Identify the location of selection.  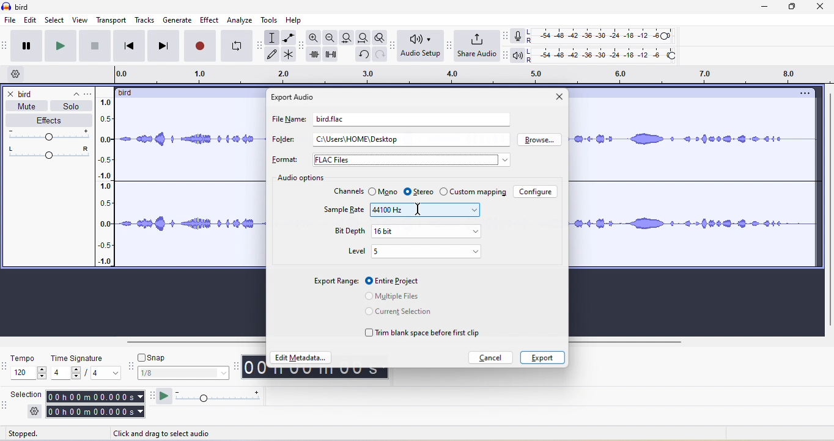
(26, 393).